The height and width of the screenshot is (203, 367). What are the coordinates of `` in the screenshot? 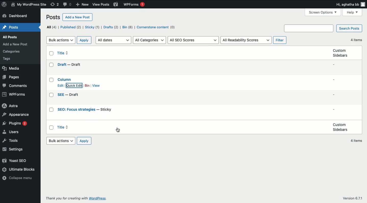 It's located at (308, 28).